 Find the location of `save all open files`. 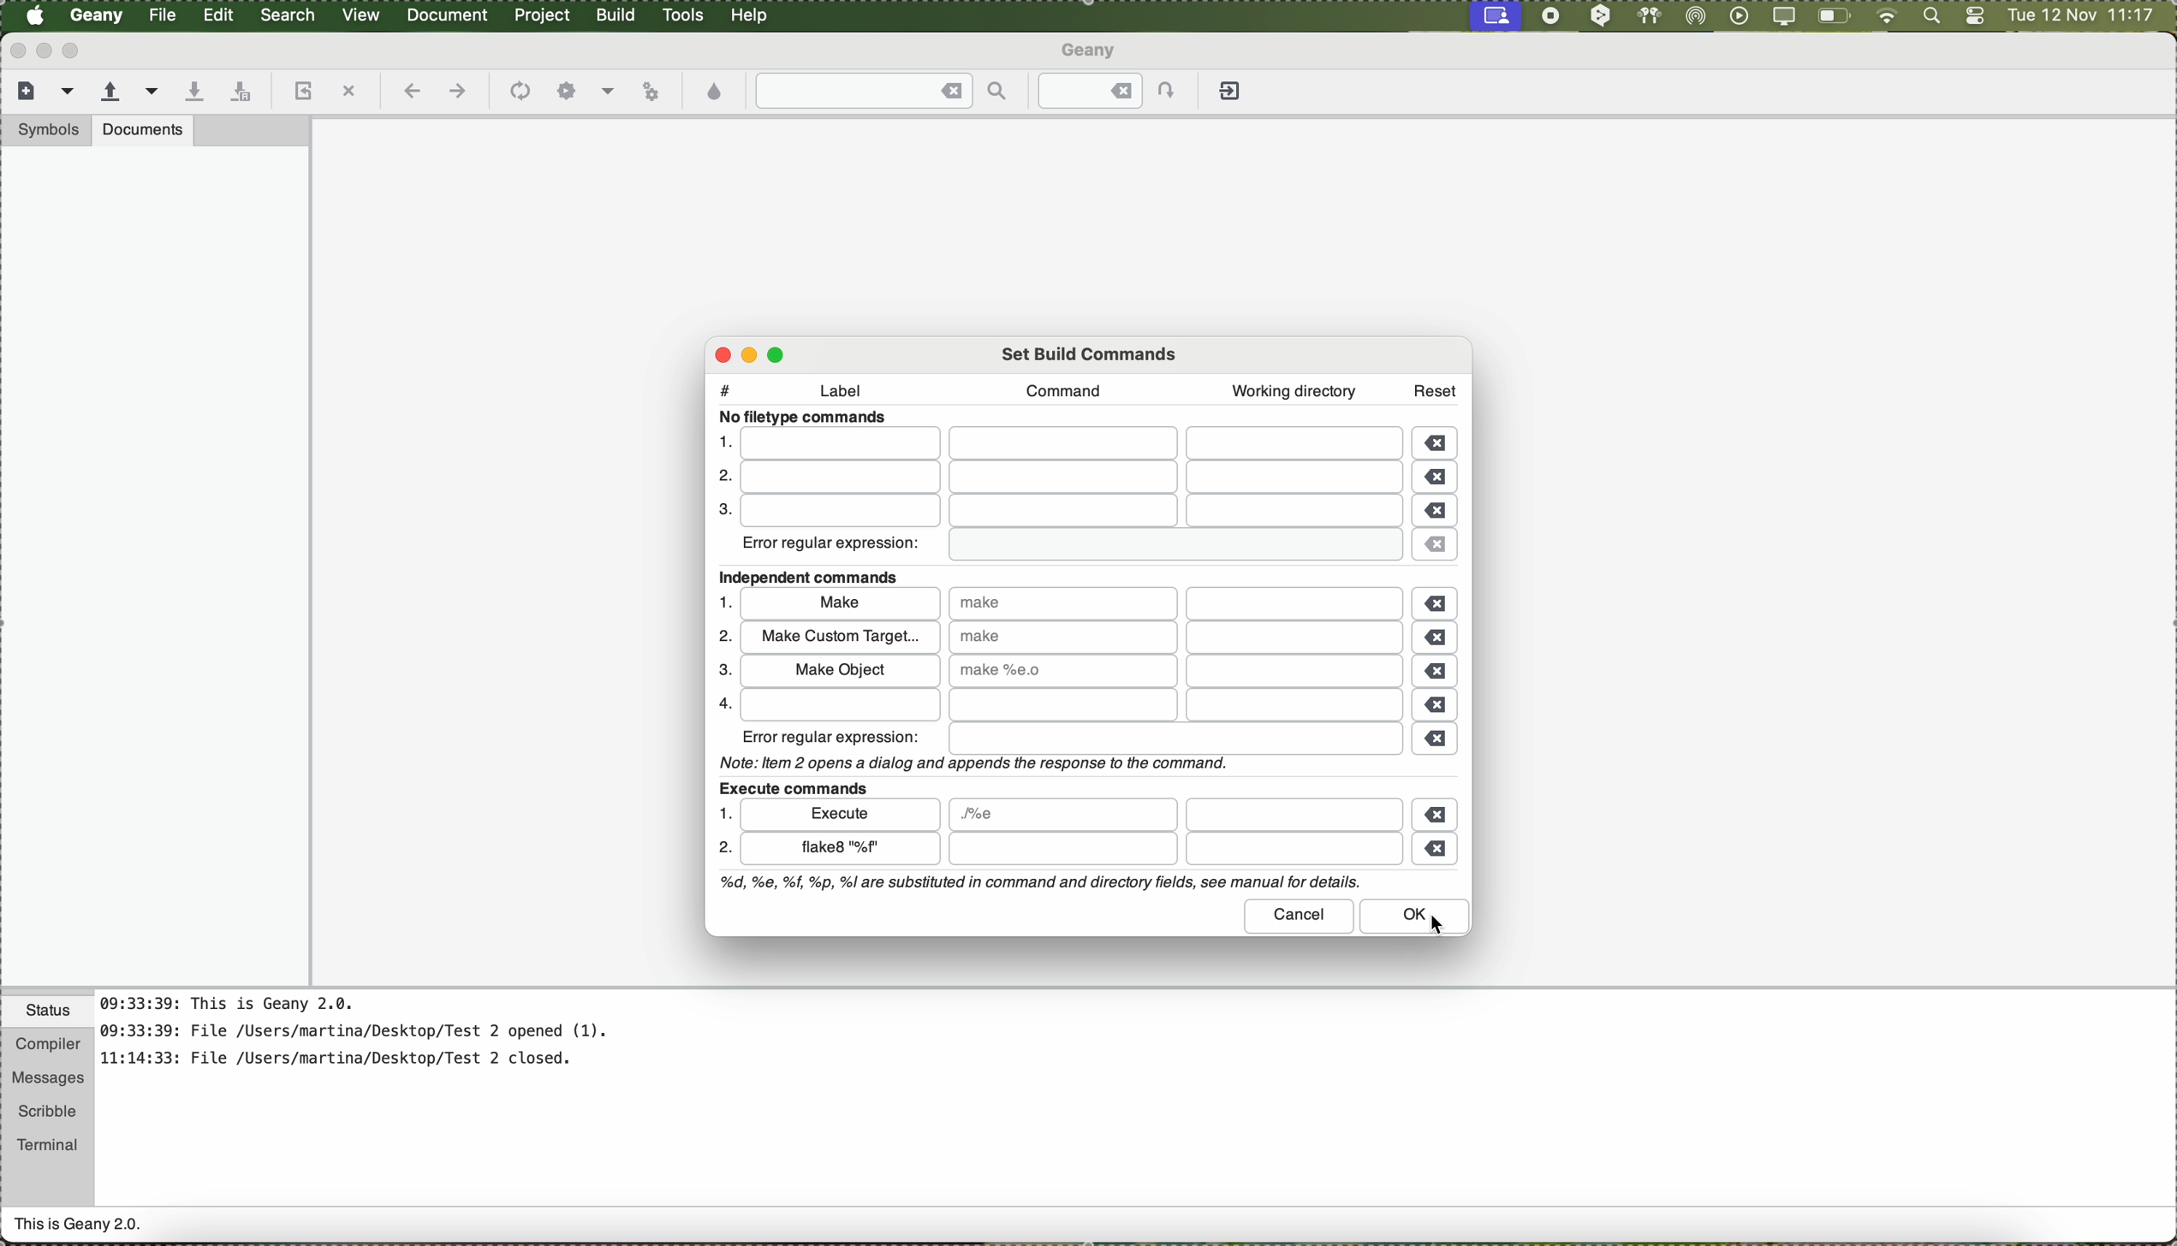

save all open files is located at coordinates (238, 92).